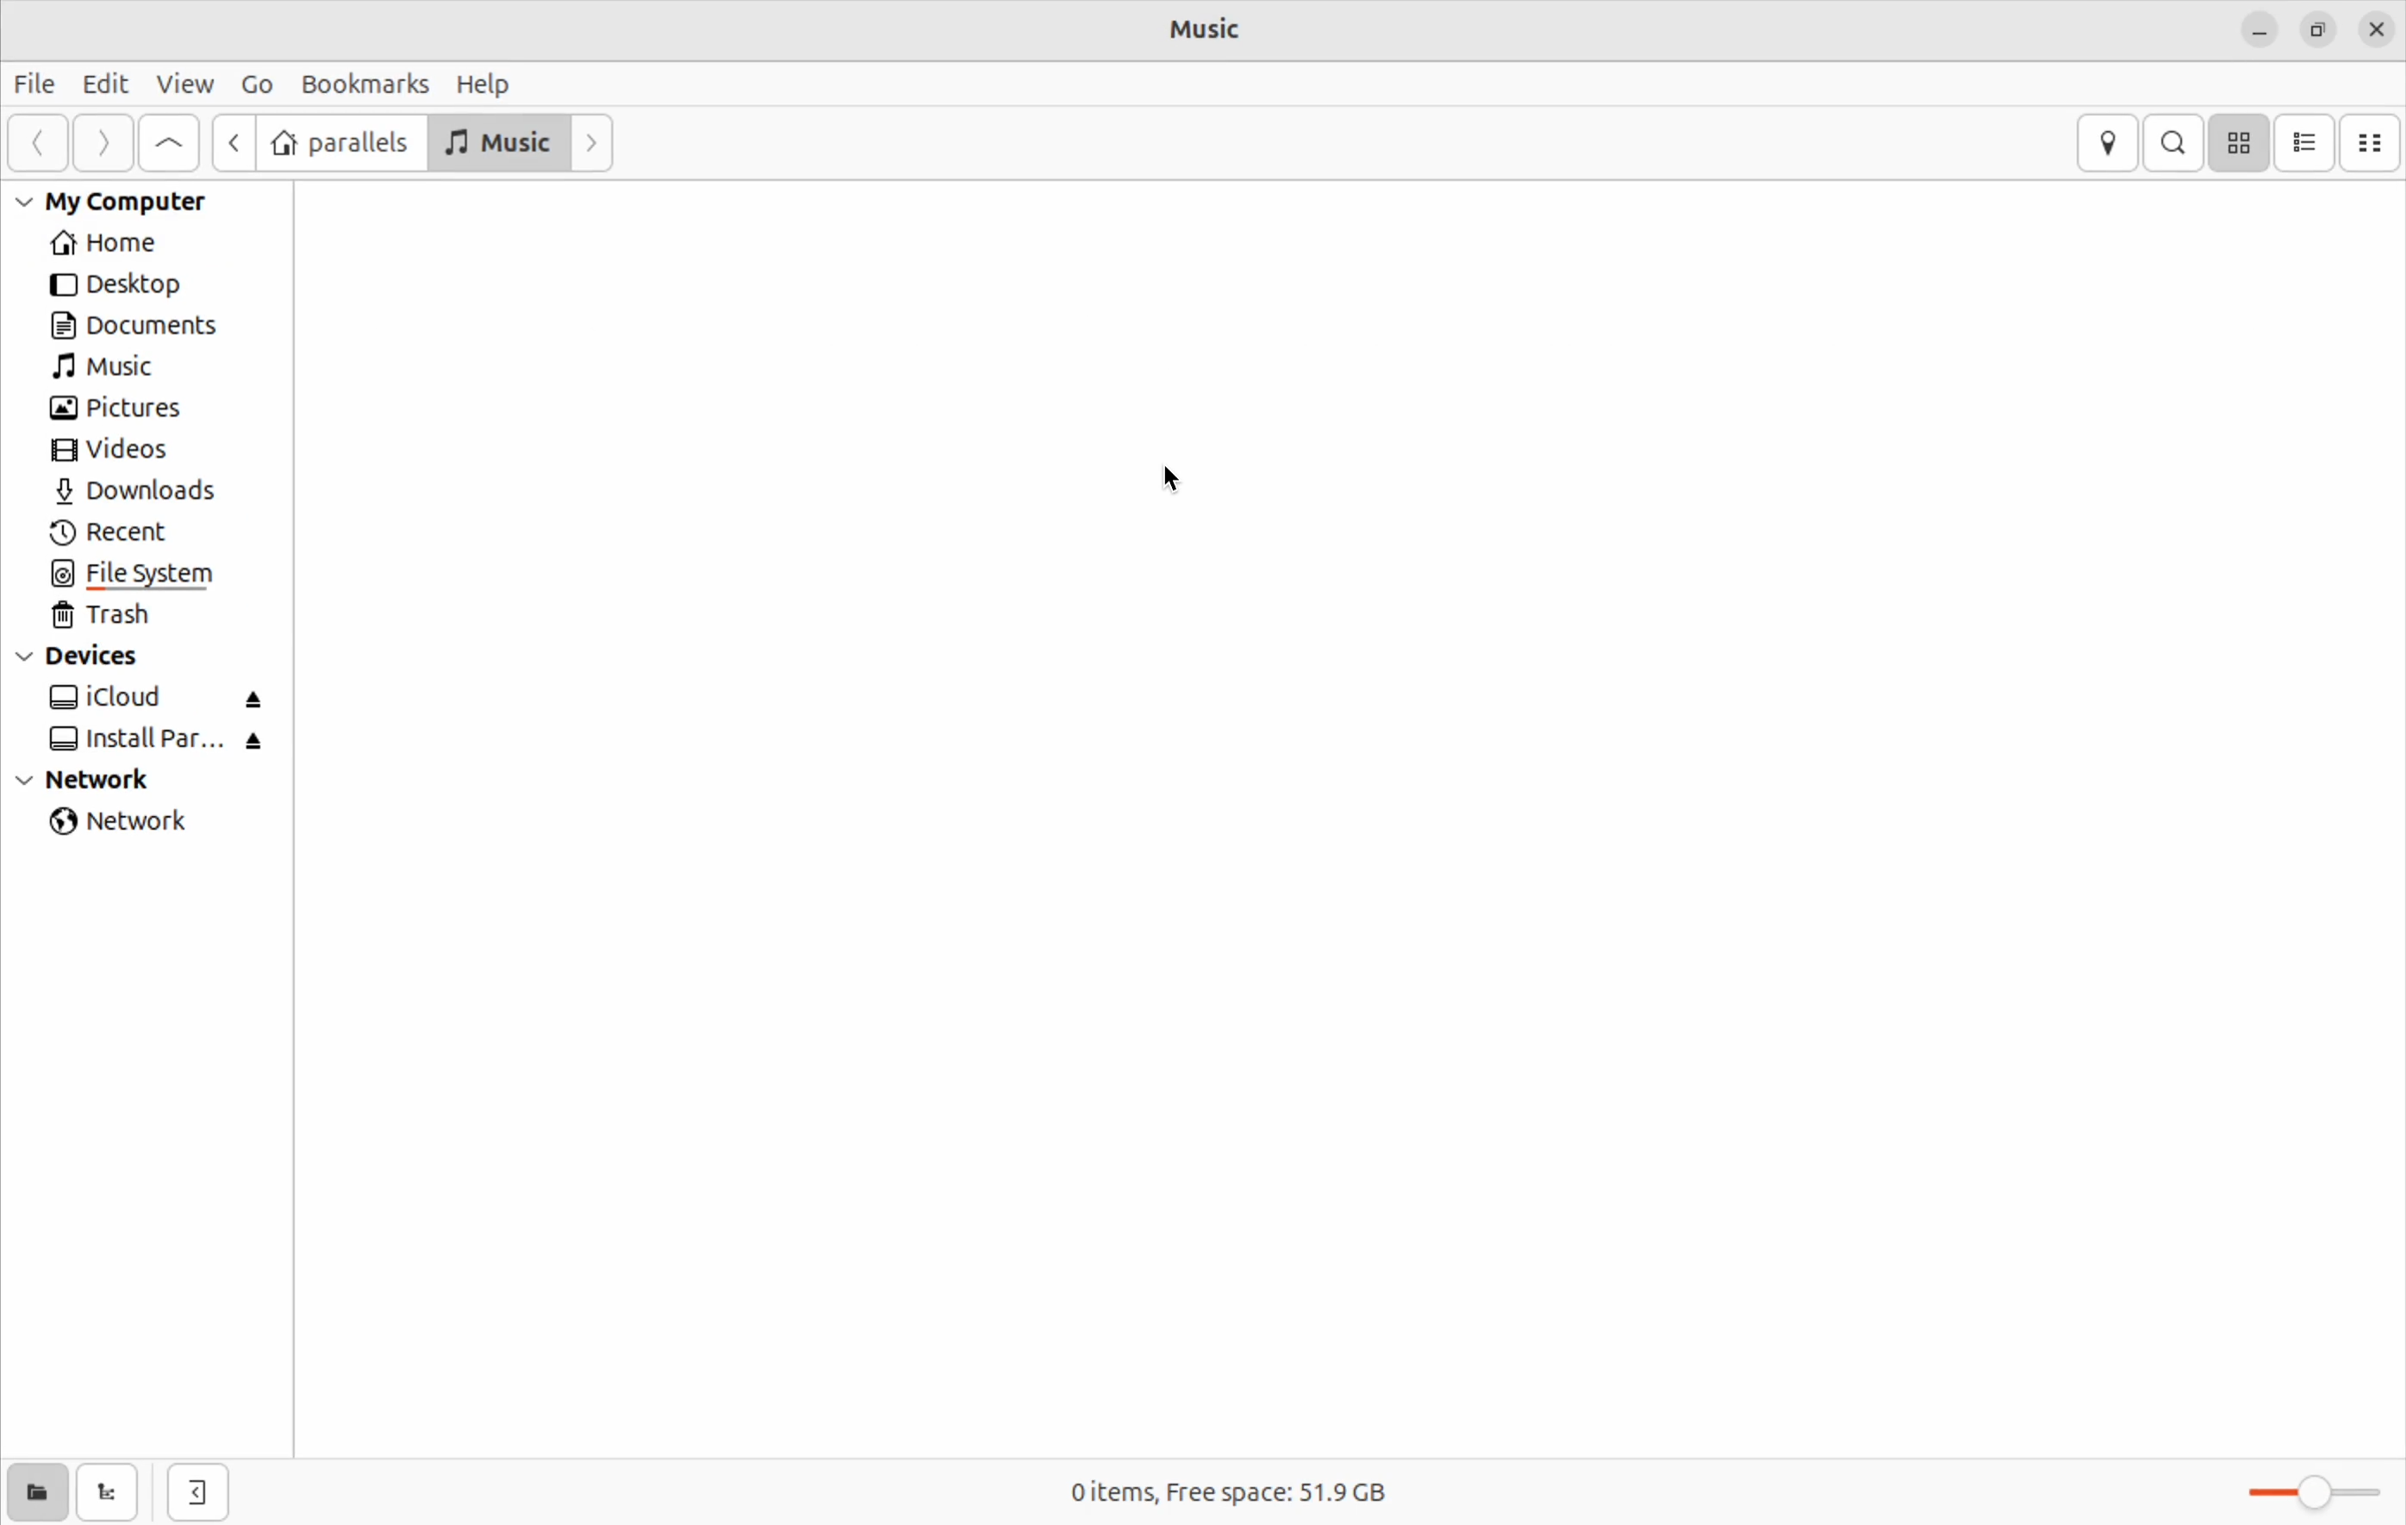  I want to click on close, so click(2379, 32).